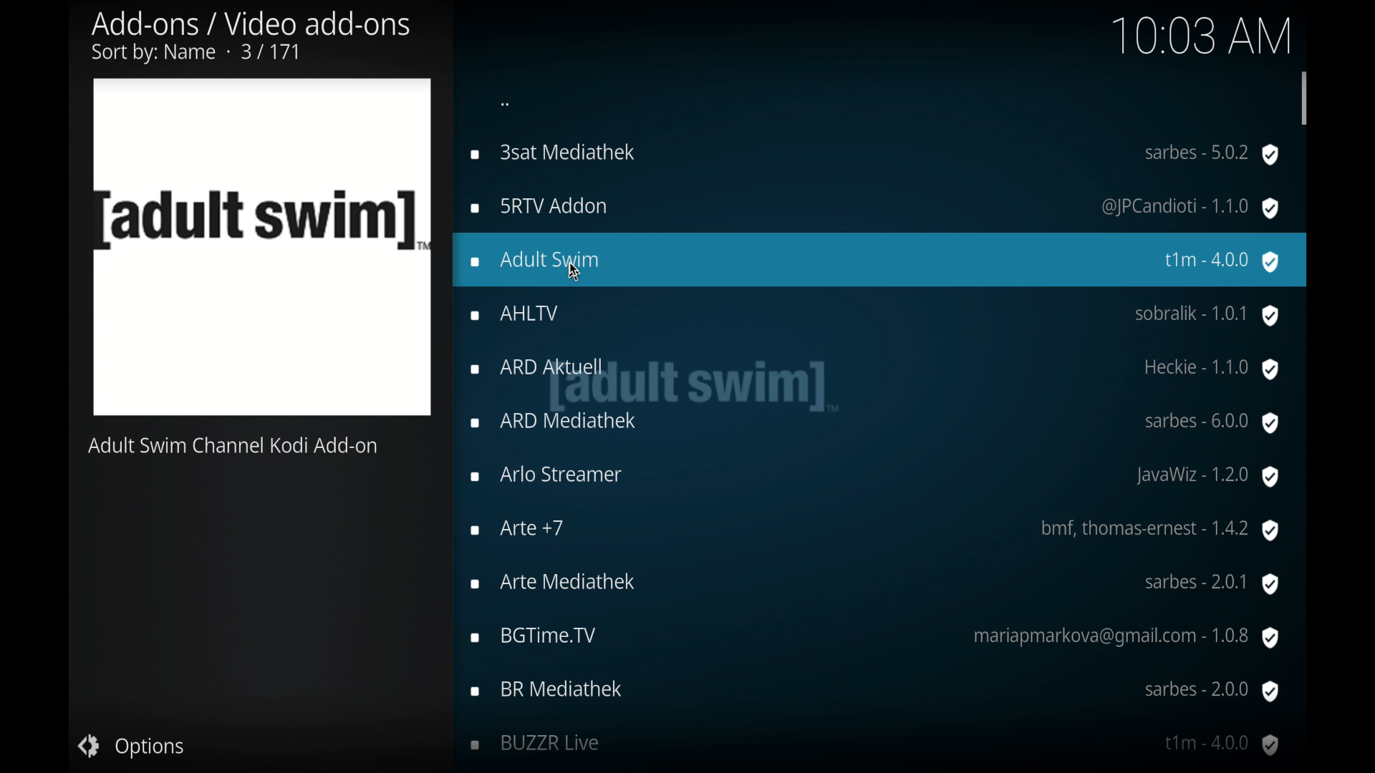 This screenshot has height=773, width=1375. I want to click on 3sat, so click(875, 154).